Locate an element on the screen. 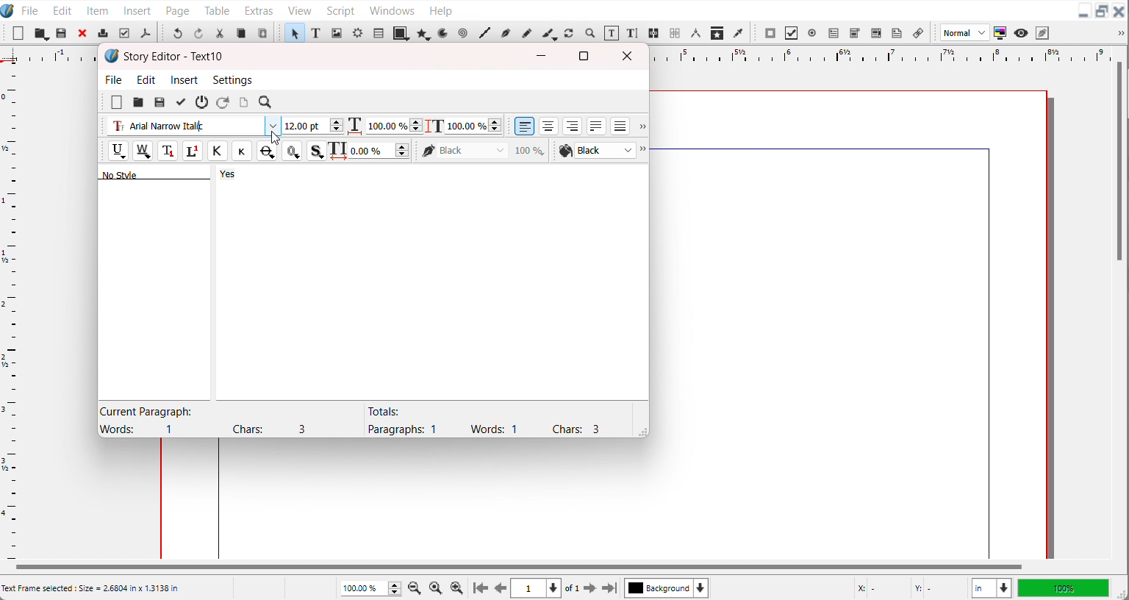  Close is located at coordinates (83, 32).